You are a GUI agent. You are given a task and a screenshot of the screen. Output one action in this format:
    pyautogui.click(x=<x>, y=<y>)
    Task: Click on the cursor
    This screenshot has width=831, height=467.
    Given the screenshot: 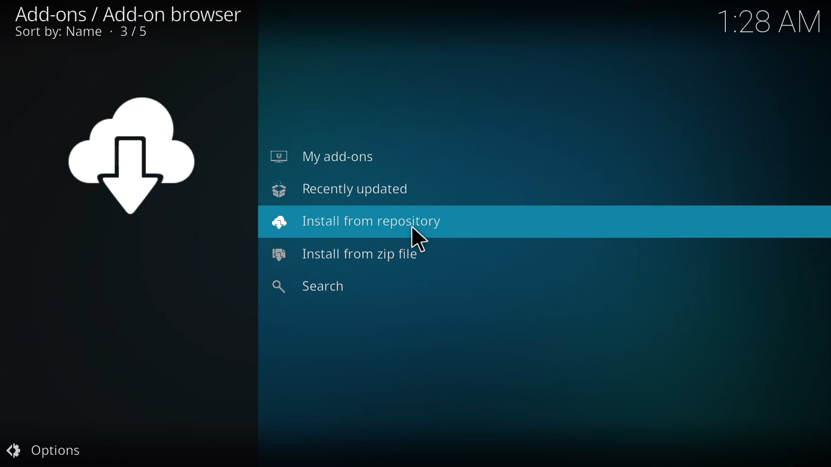 What is the action you would take?
    pyautogui.click(x=419, y=237)
    